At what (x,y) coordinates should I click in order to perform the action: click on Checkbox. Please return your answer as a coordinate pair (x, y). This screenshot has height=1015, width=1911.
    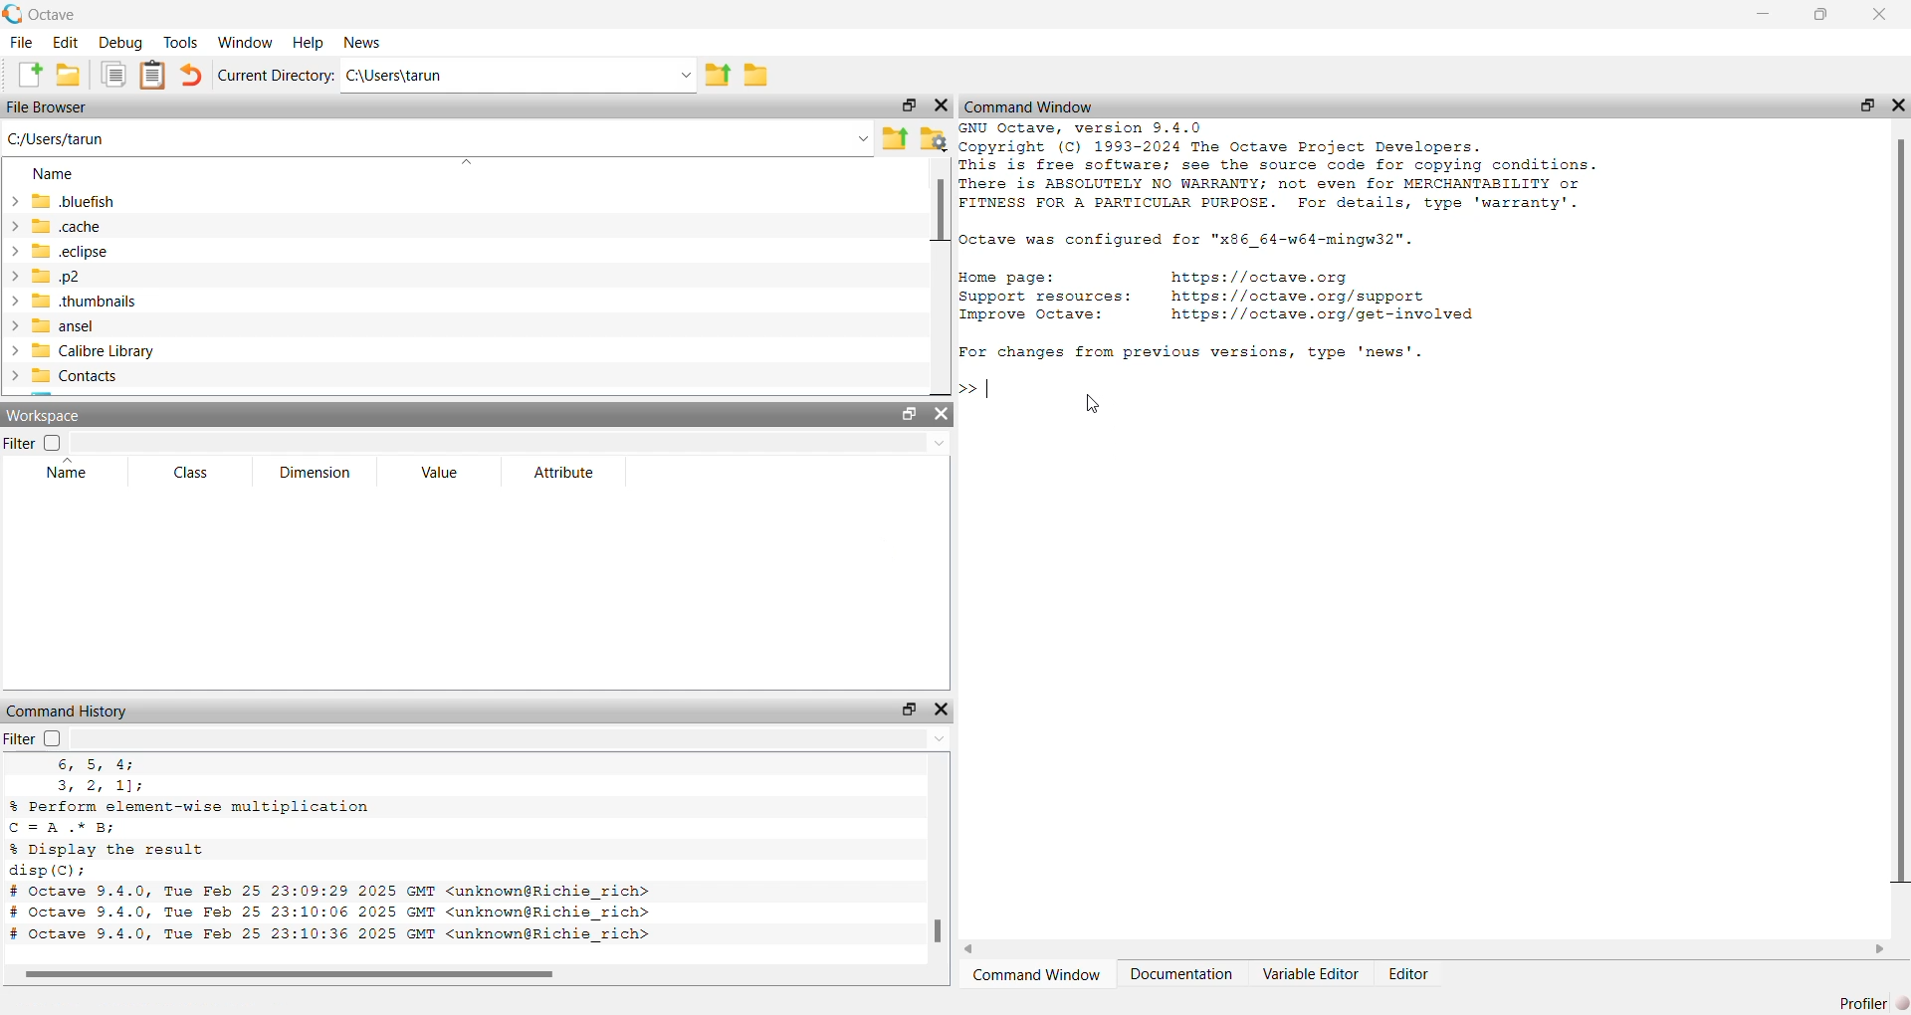
    Looking at the image, I should click on (52, 737).